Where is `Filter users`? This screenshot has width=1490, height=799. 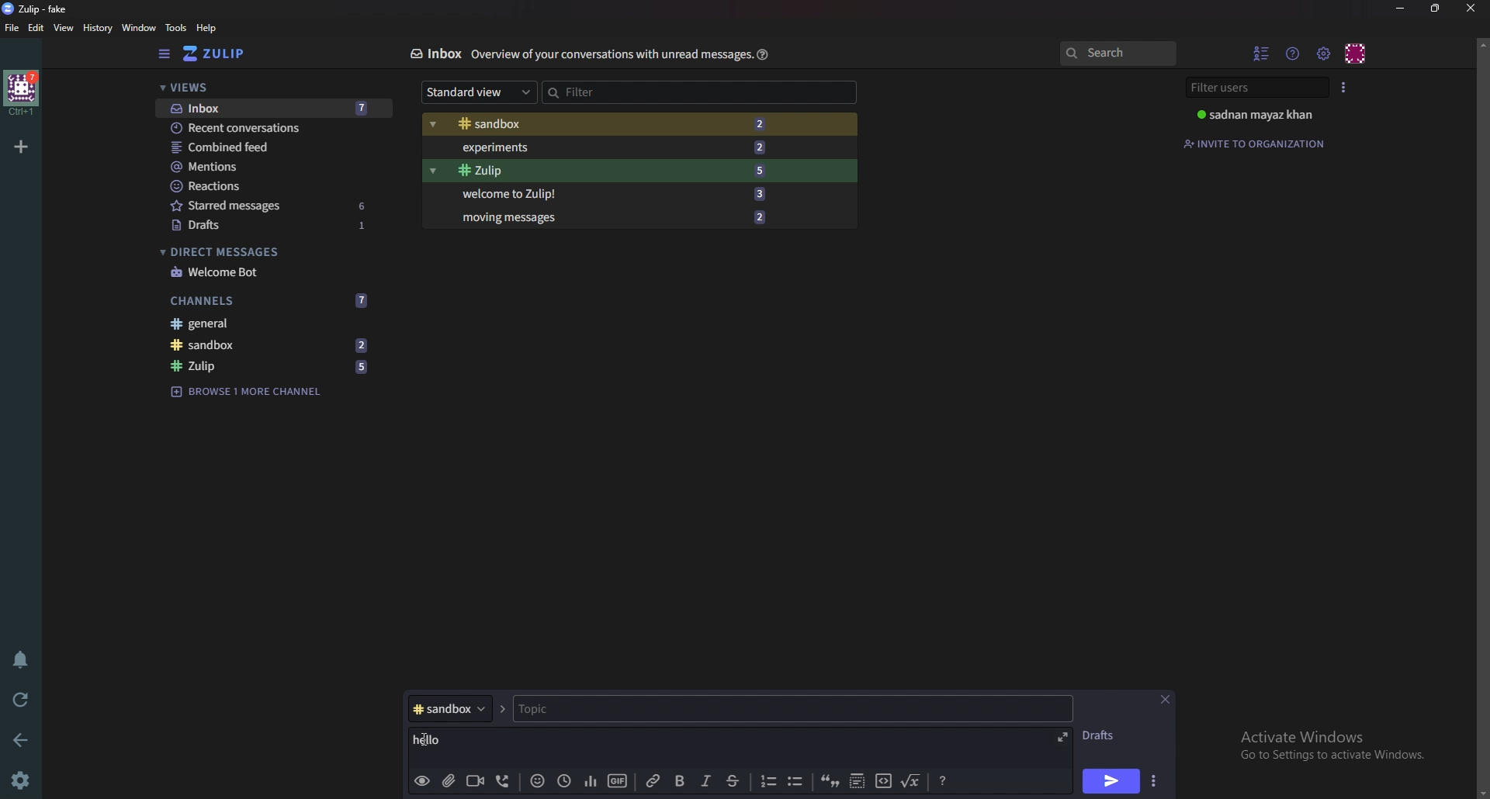
Filter users is located at coordinates (1253, 87).